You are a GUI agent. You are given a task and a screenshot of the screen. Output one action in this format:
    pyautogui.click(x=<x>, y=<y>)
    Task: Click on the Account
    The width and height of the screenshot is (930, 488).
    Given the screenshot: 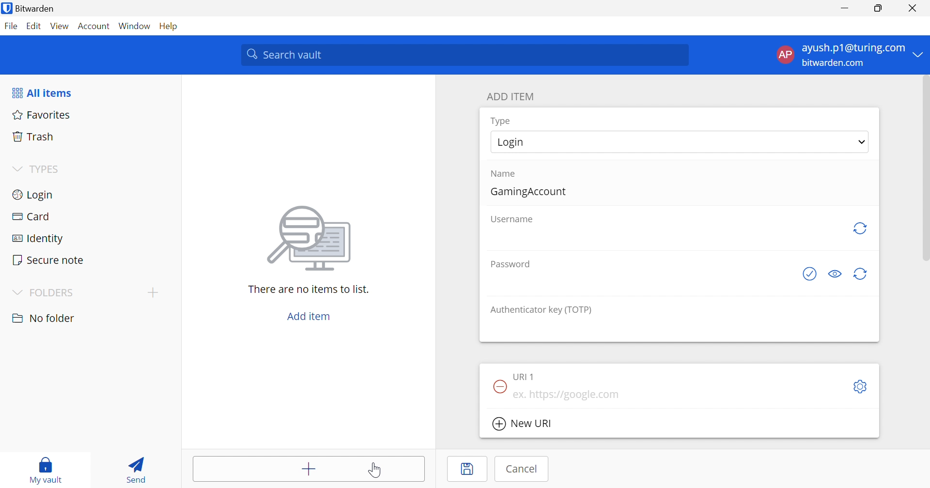 What is the action you would take?
    pyautogui.click(x=94, y=25)
    